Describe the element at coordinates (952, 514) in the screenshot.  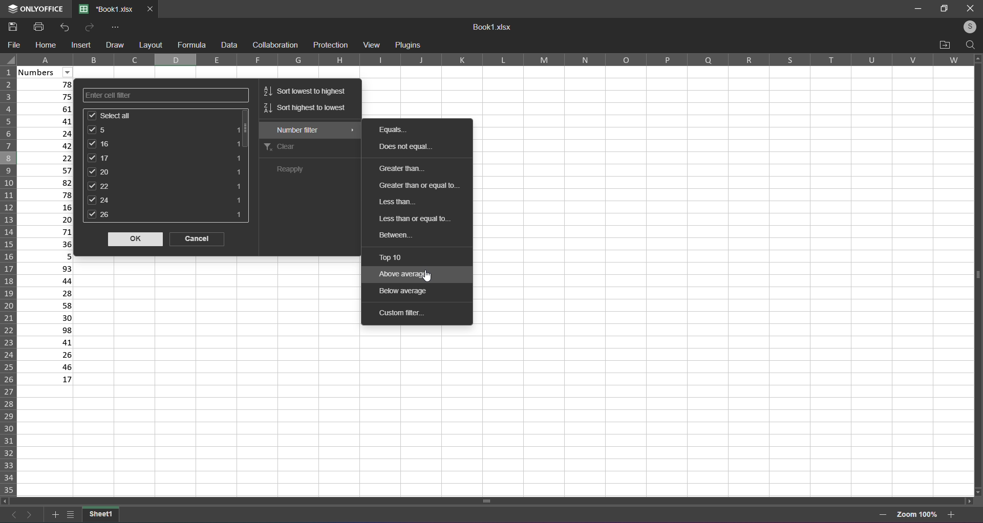
I see `Zoom in` at that location.